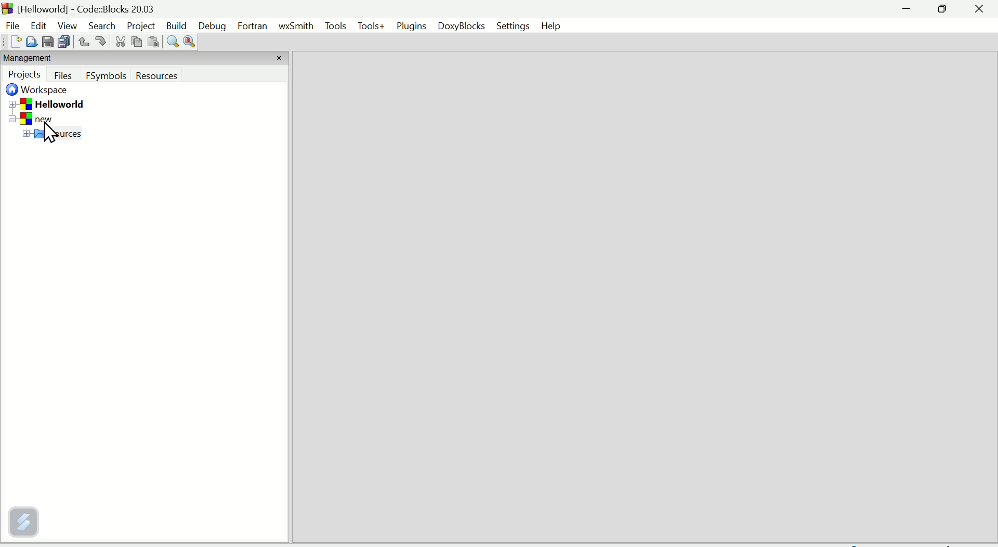 The width and height of the screenshot is (998, 547). What do you see at coordinates (11, 43) in the screenshot?
I see `New` at bounding box center [11, 43].